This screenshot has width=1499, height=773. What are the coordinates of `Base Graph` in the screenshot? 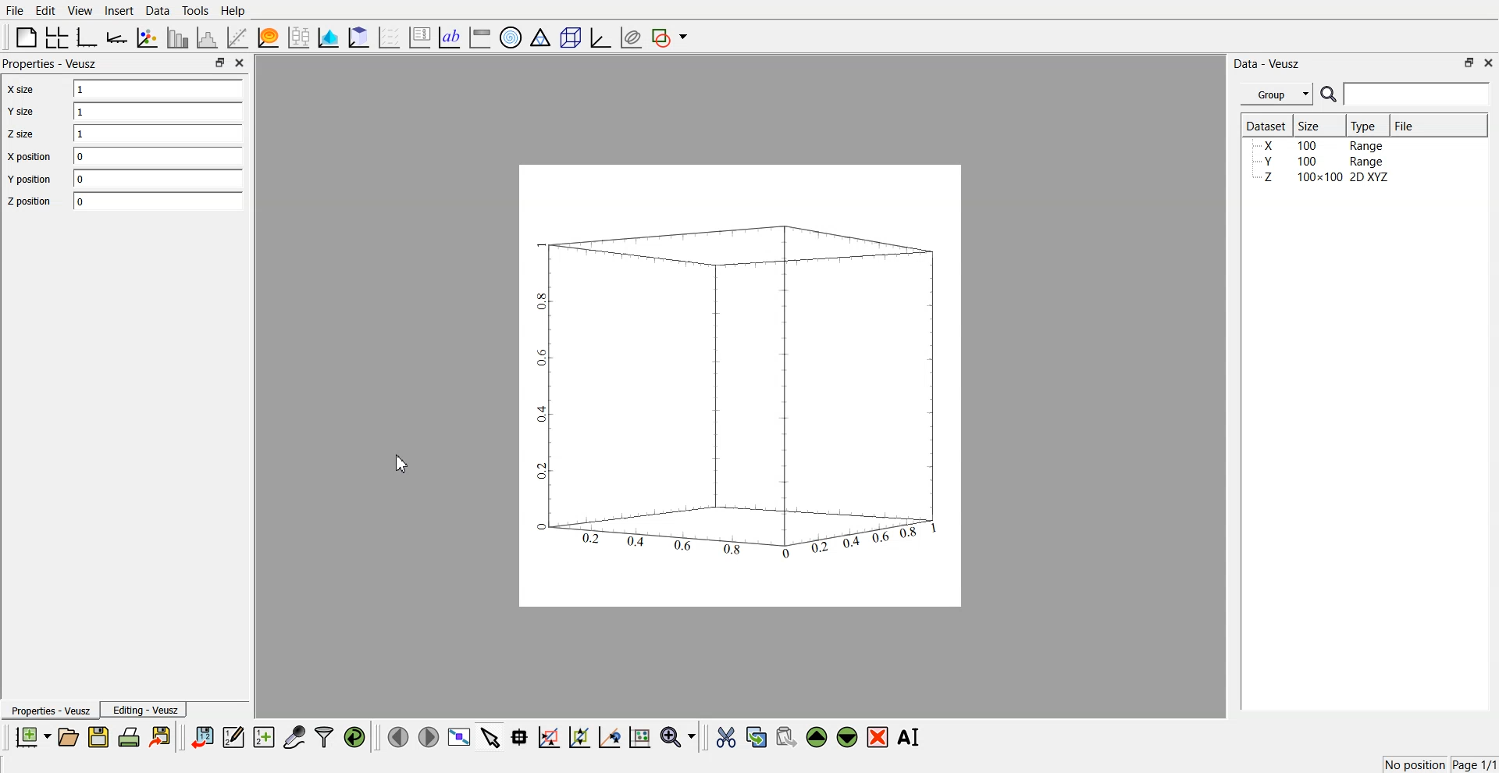 It's located at (87, 37).